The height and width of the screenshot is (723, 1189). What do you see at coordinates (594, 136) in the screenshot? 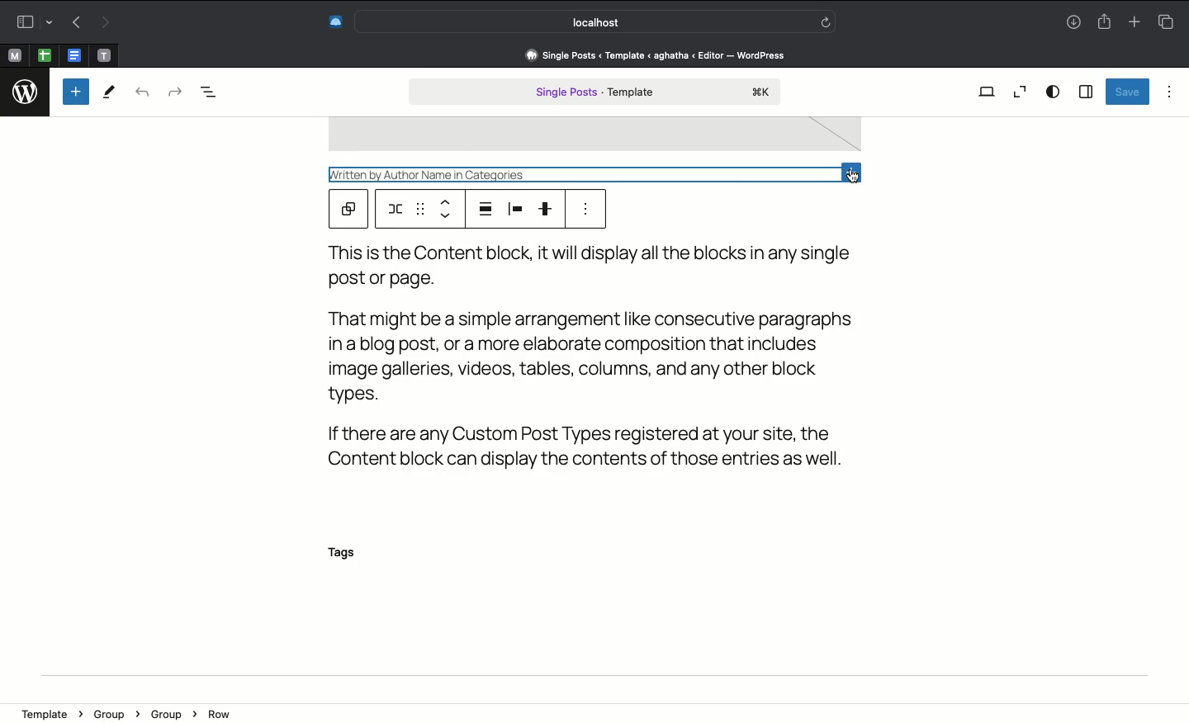
I see `image` at bounding box center [594, 136].